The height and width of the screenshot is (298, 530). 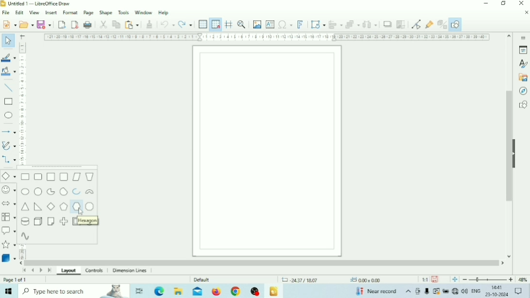 What do you see at coordinates (106, 13) in the screenshot?
I see `Shape` at bounding box center [106, 13].